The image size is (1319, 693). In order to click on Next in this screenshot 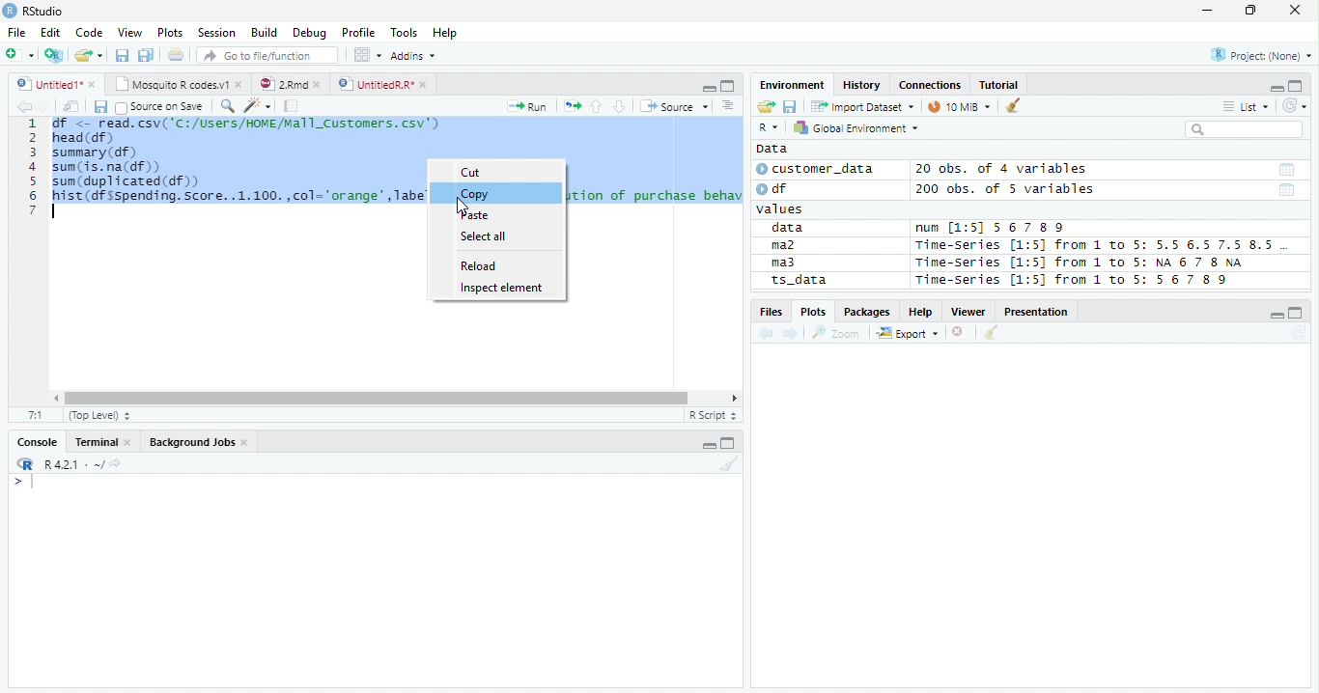, I will do `click(792, 335)`.